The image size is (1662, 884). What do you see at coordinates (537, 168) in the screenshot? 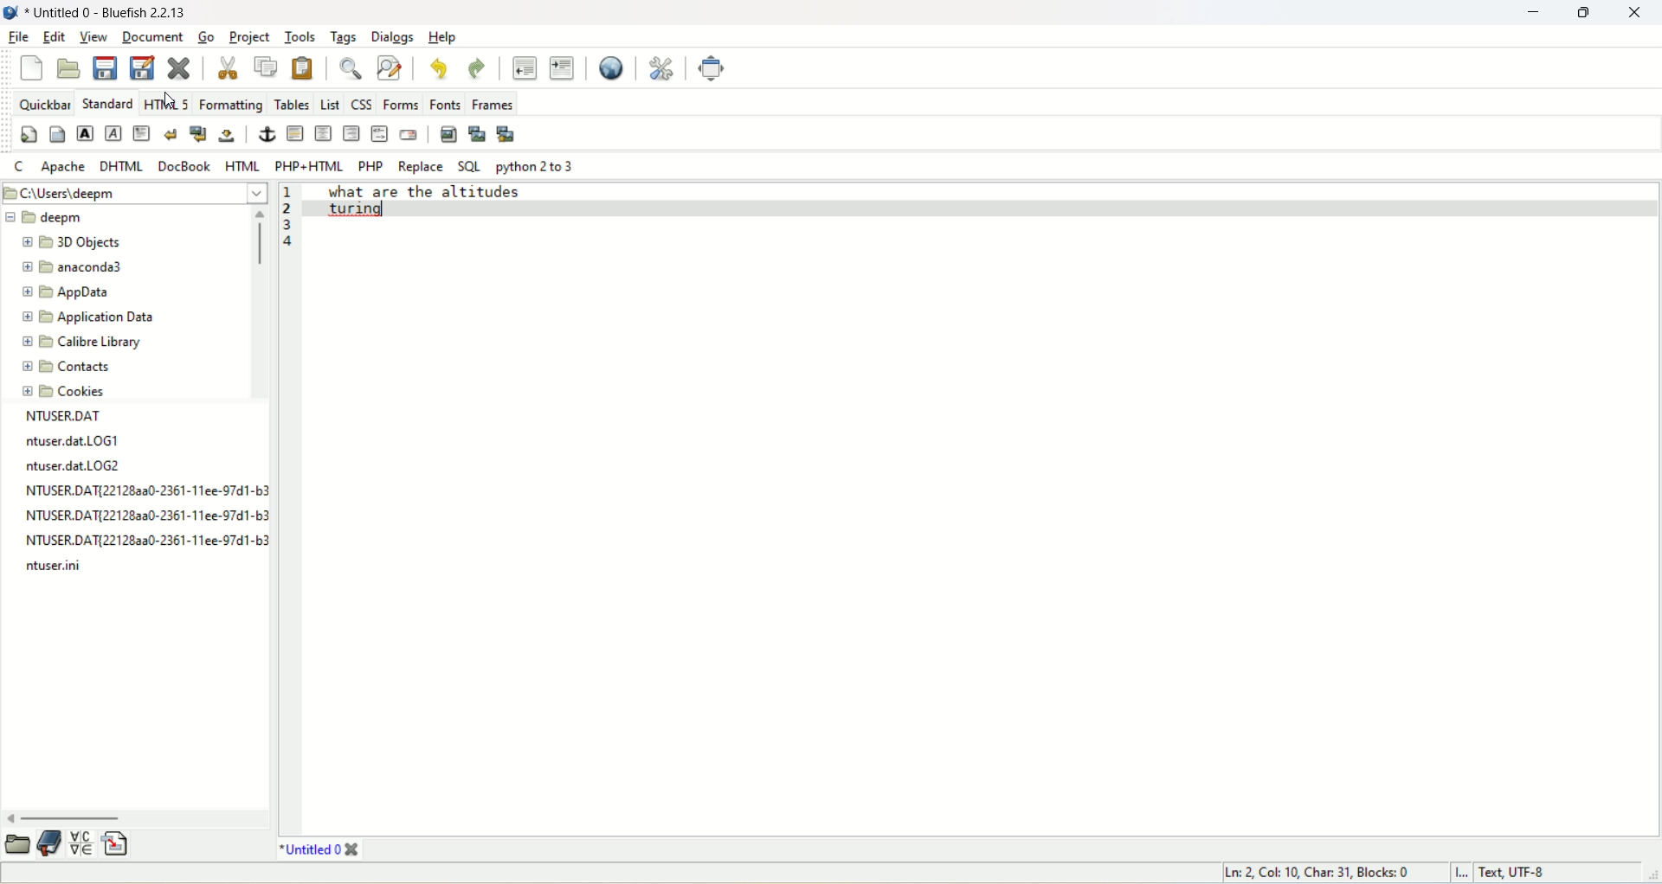
I see `python 2 to 3` at bounding box center [537, 168].